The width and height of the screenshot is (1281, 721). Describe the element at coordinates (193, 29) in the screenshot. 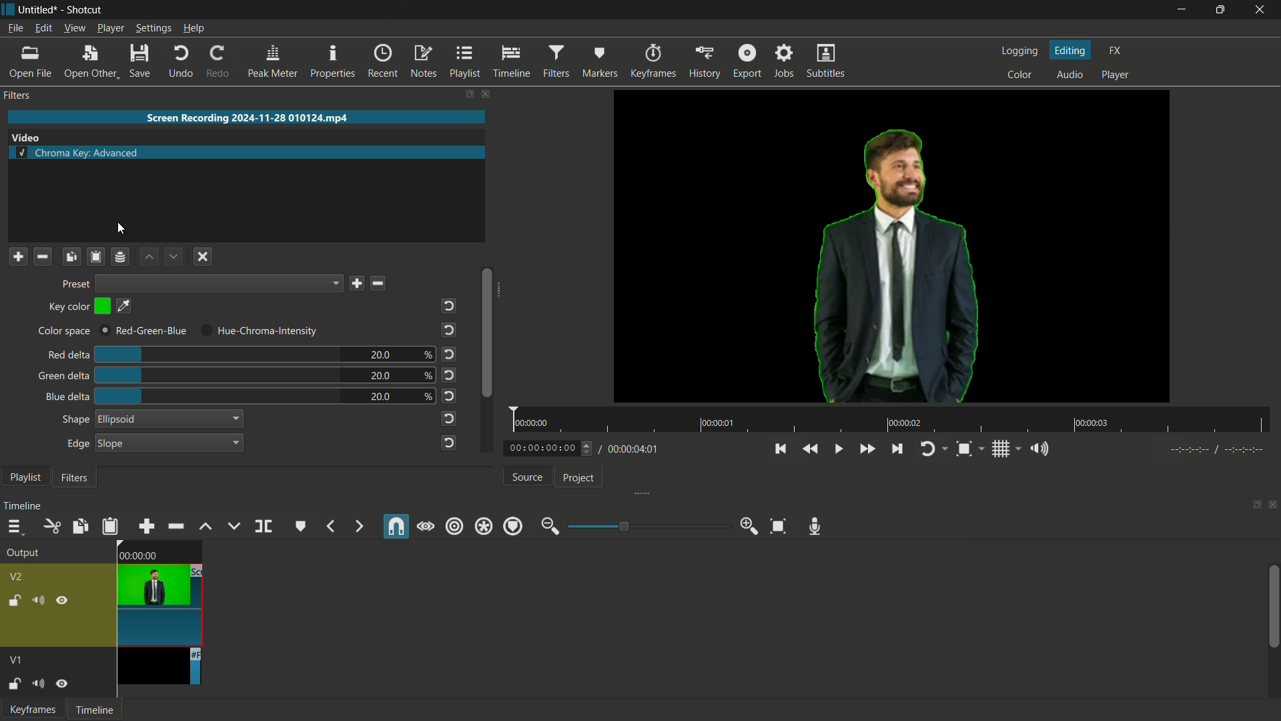

I see `help menu` at that location.